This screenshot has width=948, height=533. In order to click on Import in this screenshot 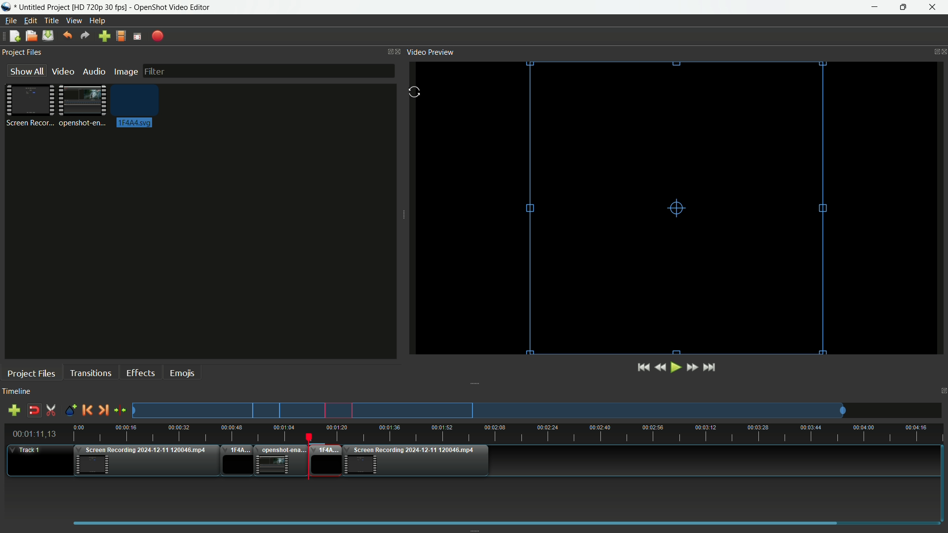, I will do `click(105, 37)`.